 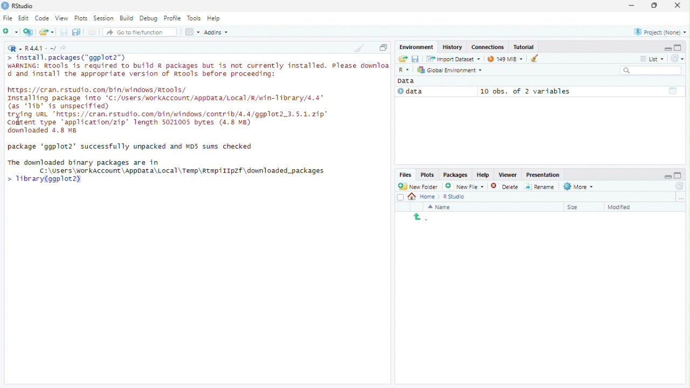 What do you see at coordinates (581, 206) in the screenshot?
I see `Sort by size` at bounding box center [581, 206].